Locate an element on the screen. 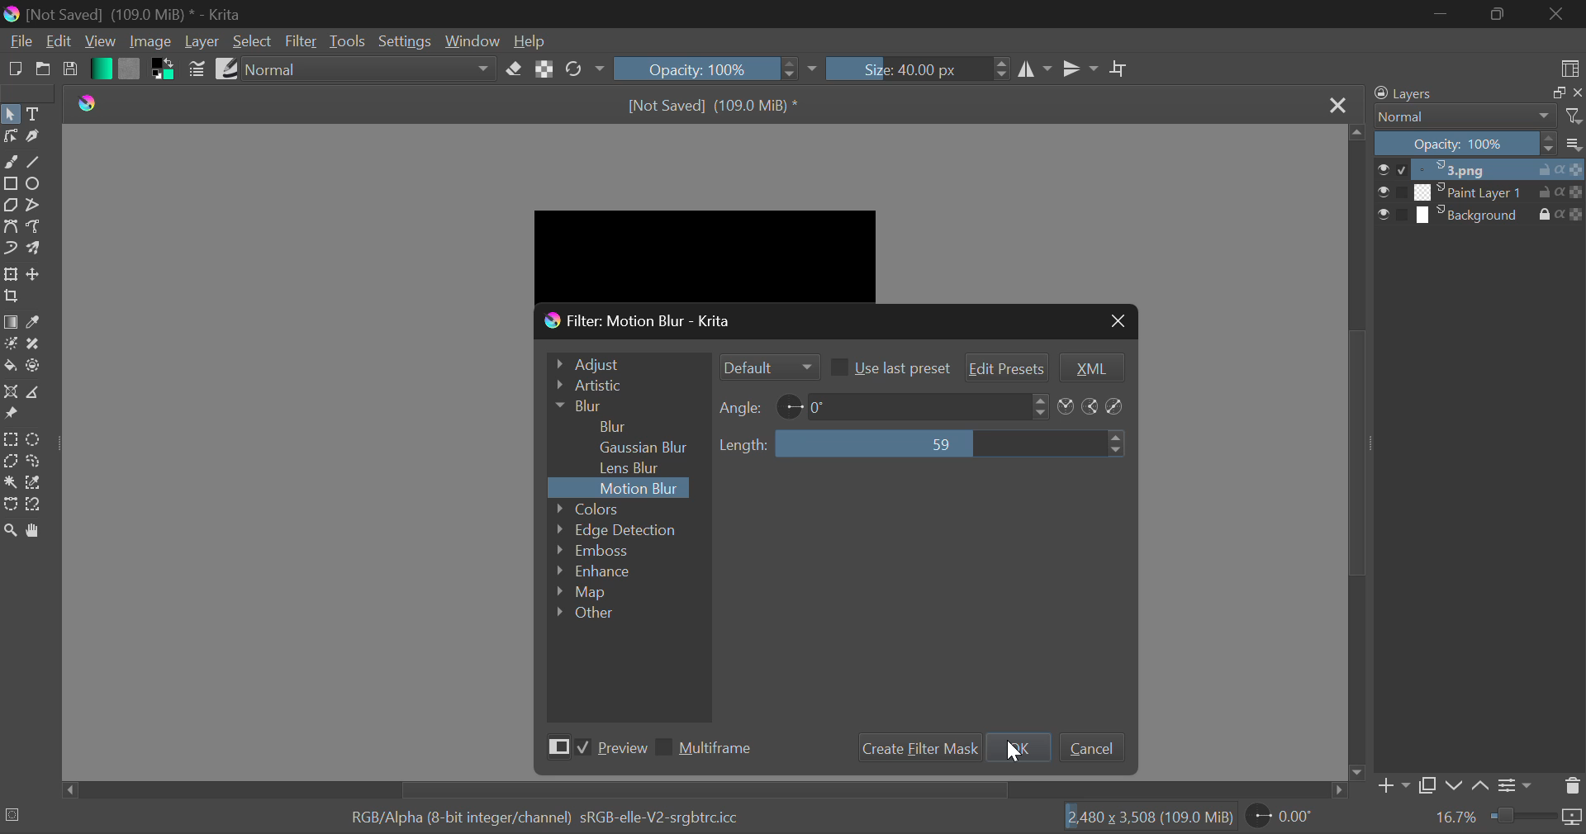 The image size is (1586, 834). Horizontal Mirror Flip is located at coordinates (1080, 68).